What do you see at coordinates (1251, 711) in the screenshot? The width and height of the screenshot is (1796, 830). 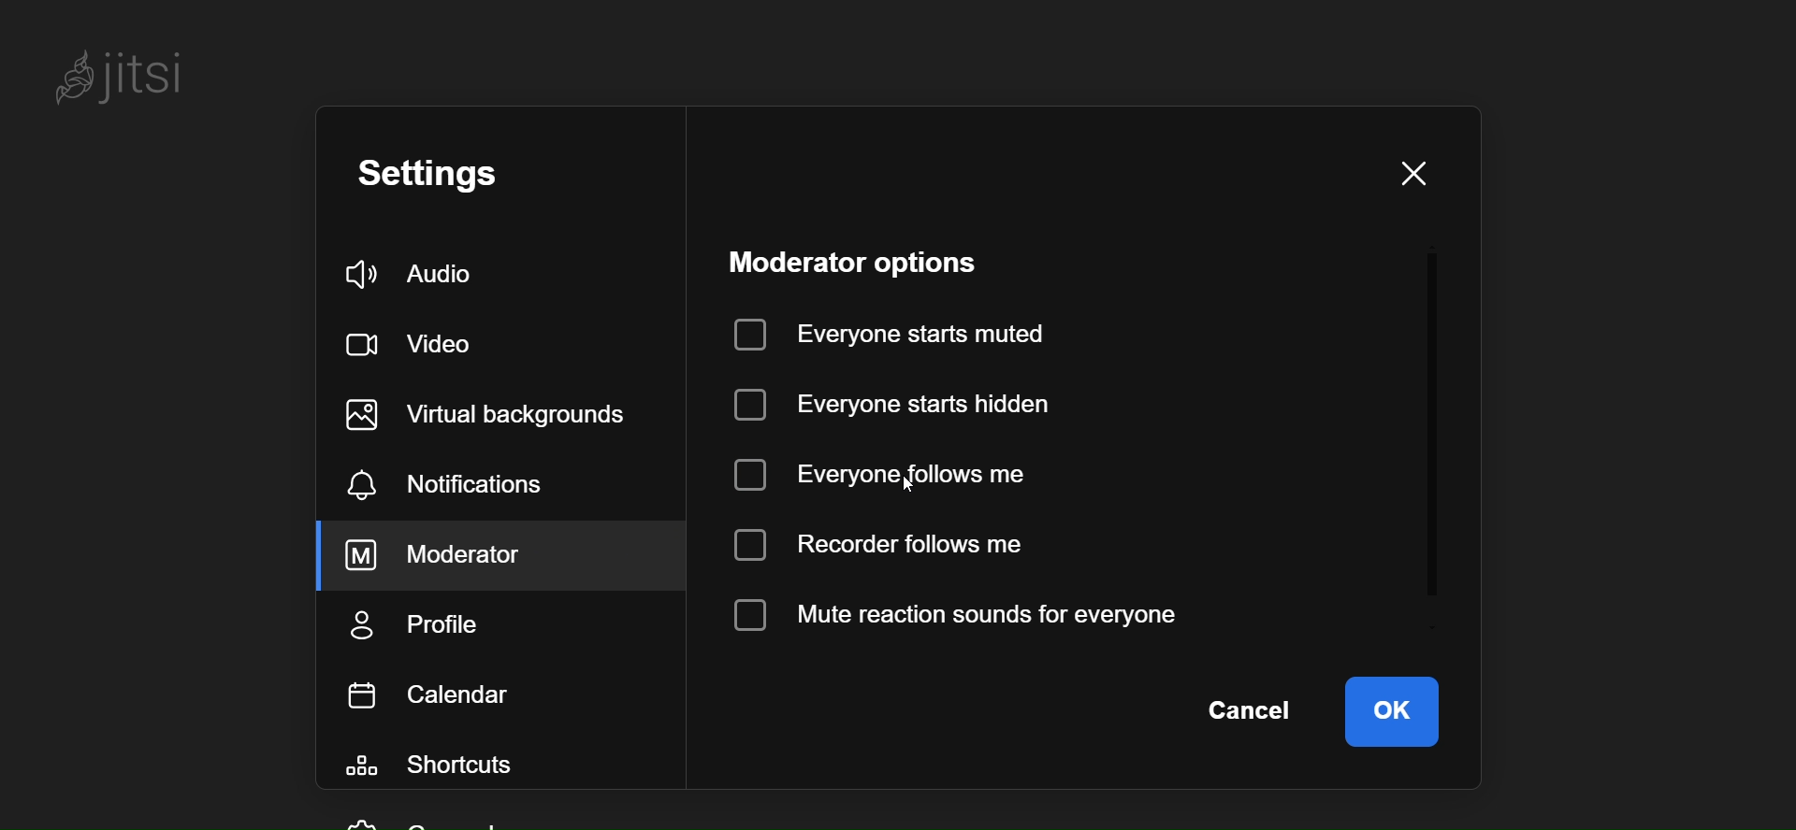 I see `cancel` at bounding box center [1251, 711].